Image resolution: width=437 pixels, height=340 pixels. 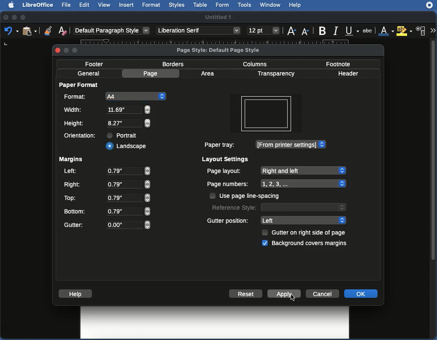 I want to click on Bold, so click(x=323, y=30).